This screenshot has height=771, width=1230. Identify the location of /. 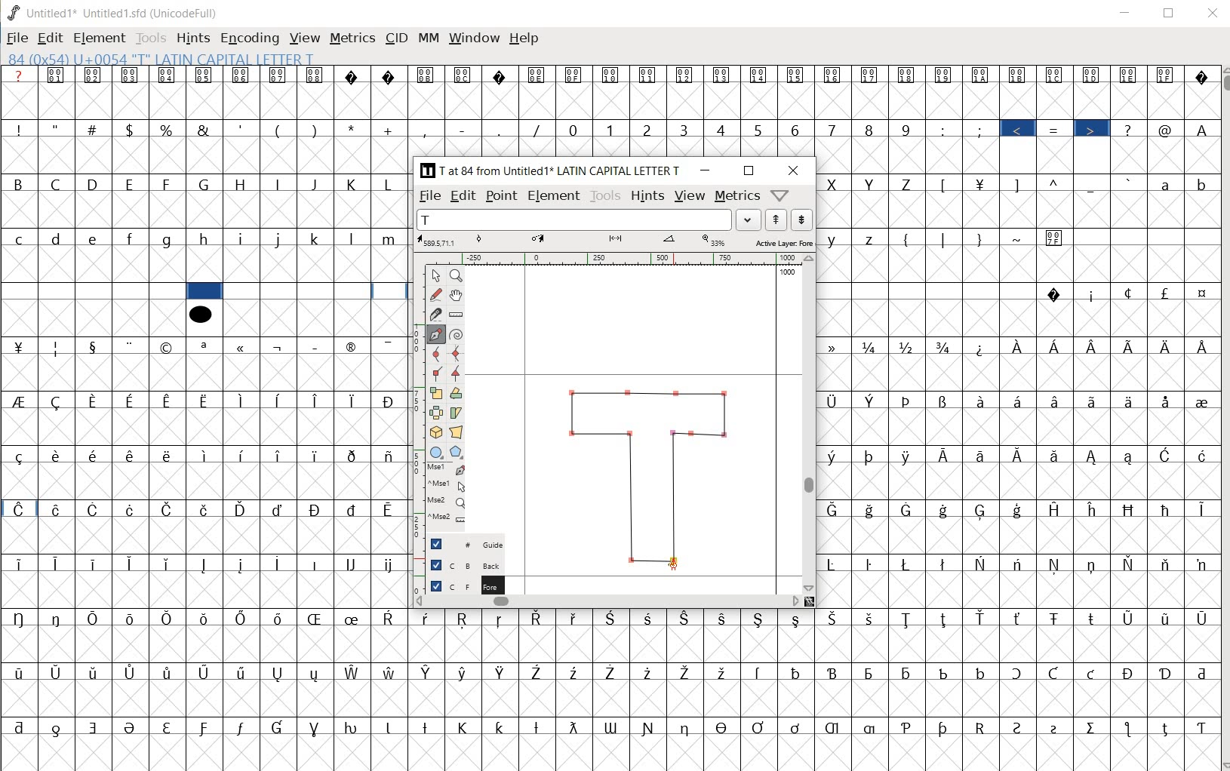
(538, 130).